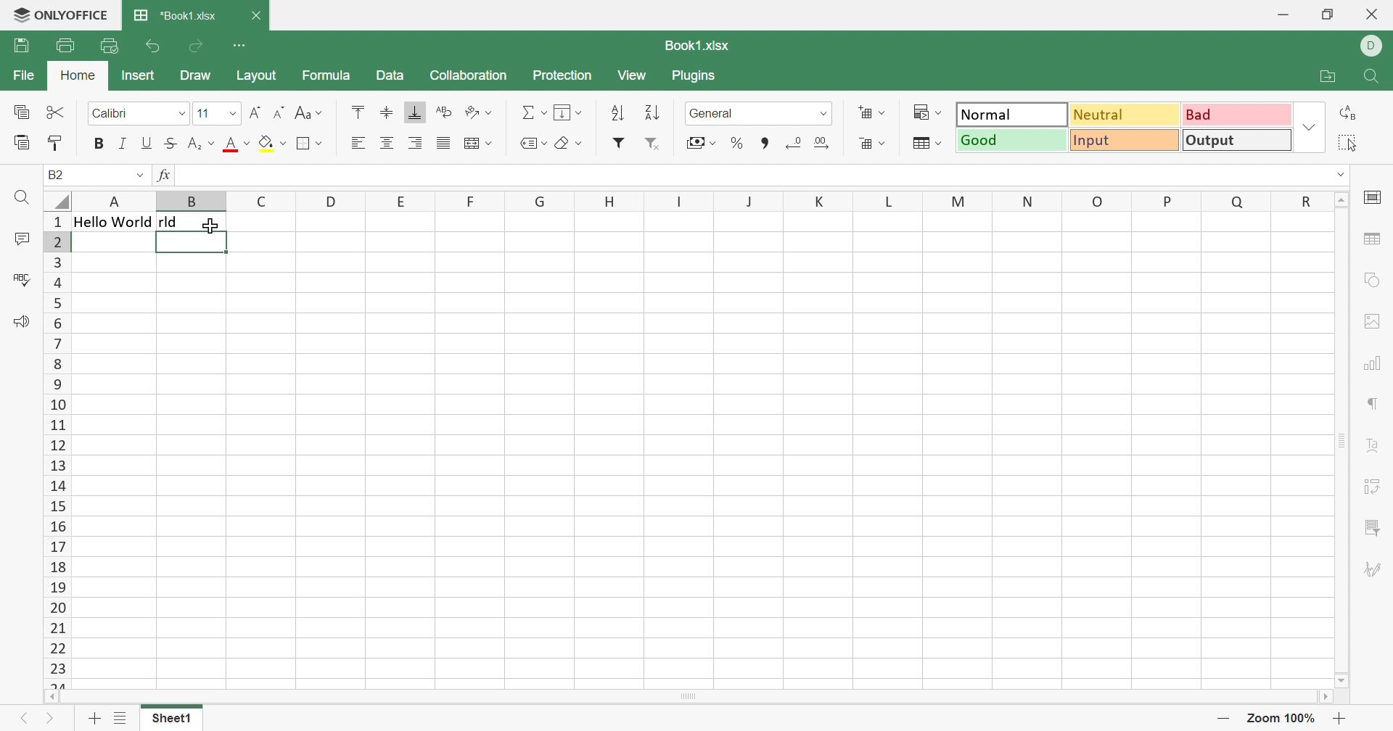  Describe the element at coordinates (1341, 721) in the screenshot. I see `Zoom in` at that location.